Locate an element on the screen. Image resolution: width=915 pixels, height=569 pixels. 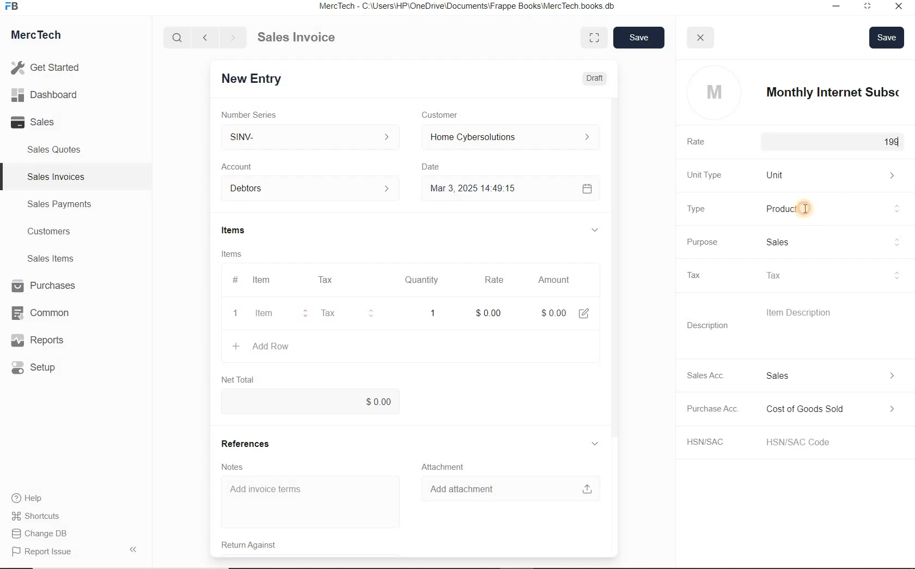
Unit Type is located at coordinates (706, 175).